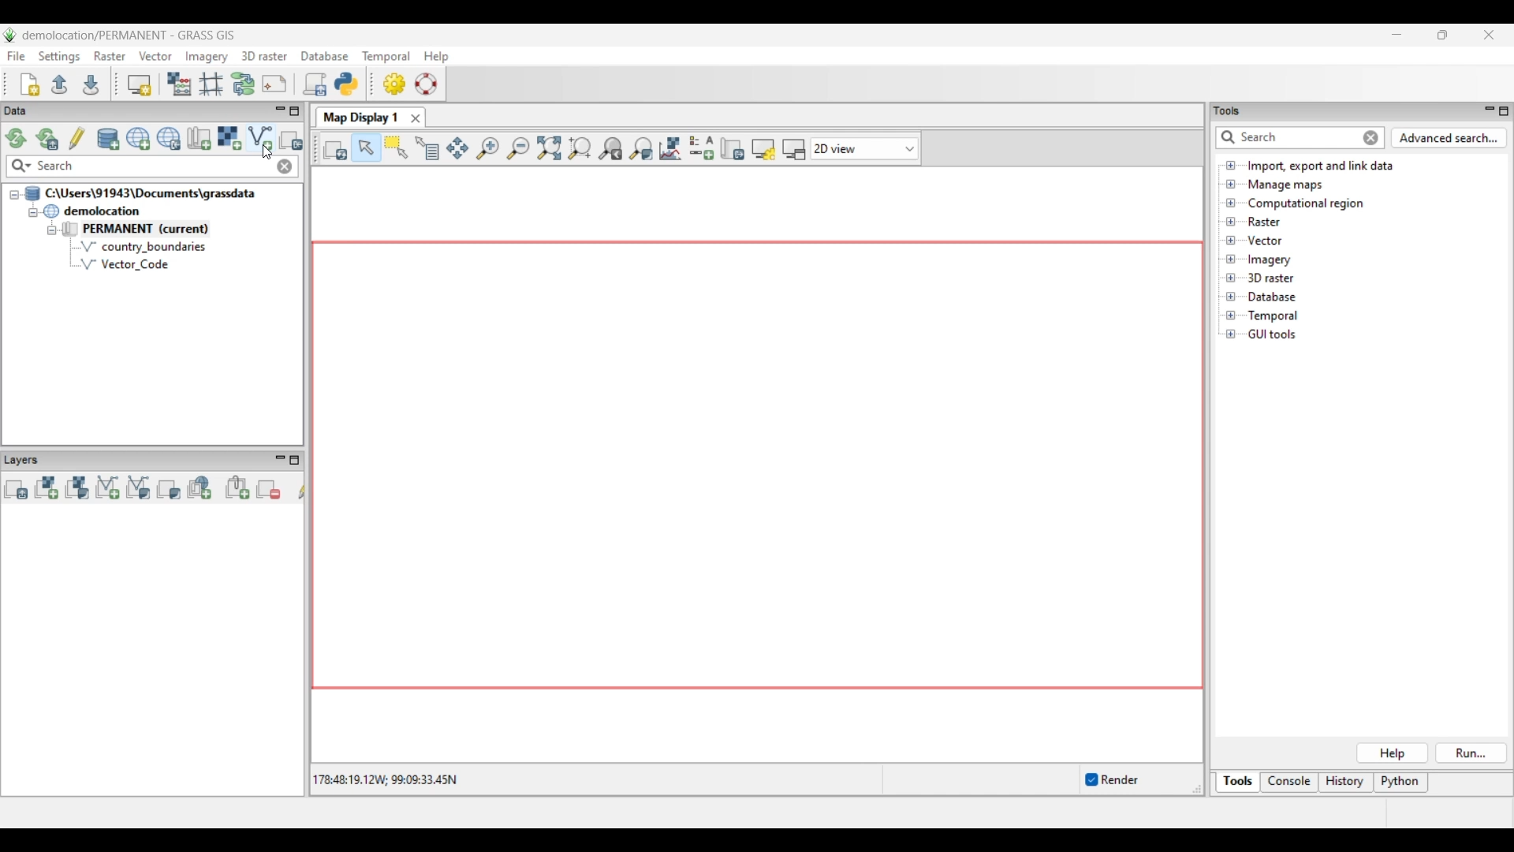 The height and width of the screenshot is (852, 1514). What do you see at coordinates (457, 149) in the screenshot?
I see `Pan` at bounding box center [457, 149].